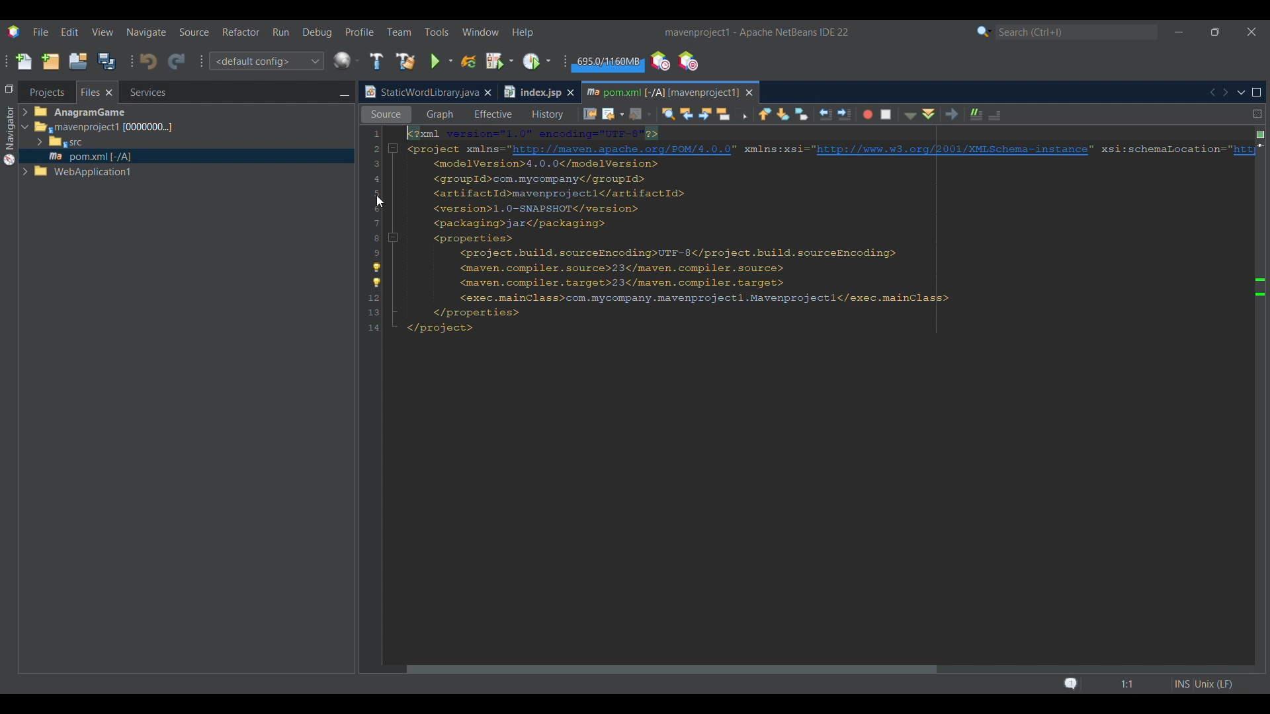  Describe the element at coordinates (405, 61) in the screenshot. I see `Clean and build main project` at that location.